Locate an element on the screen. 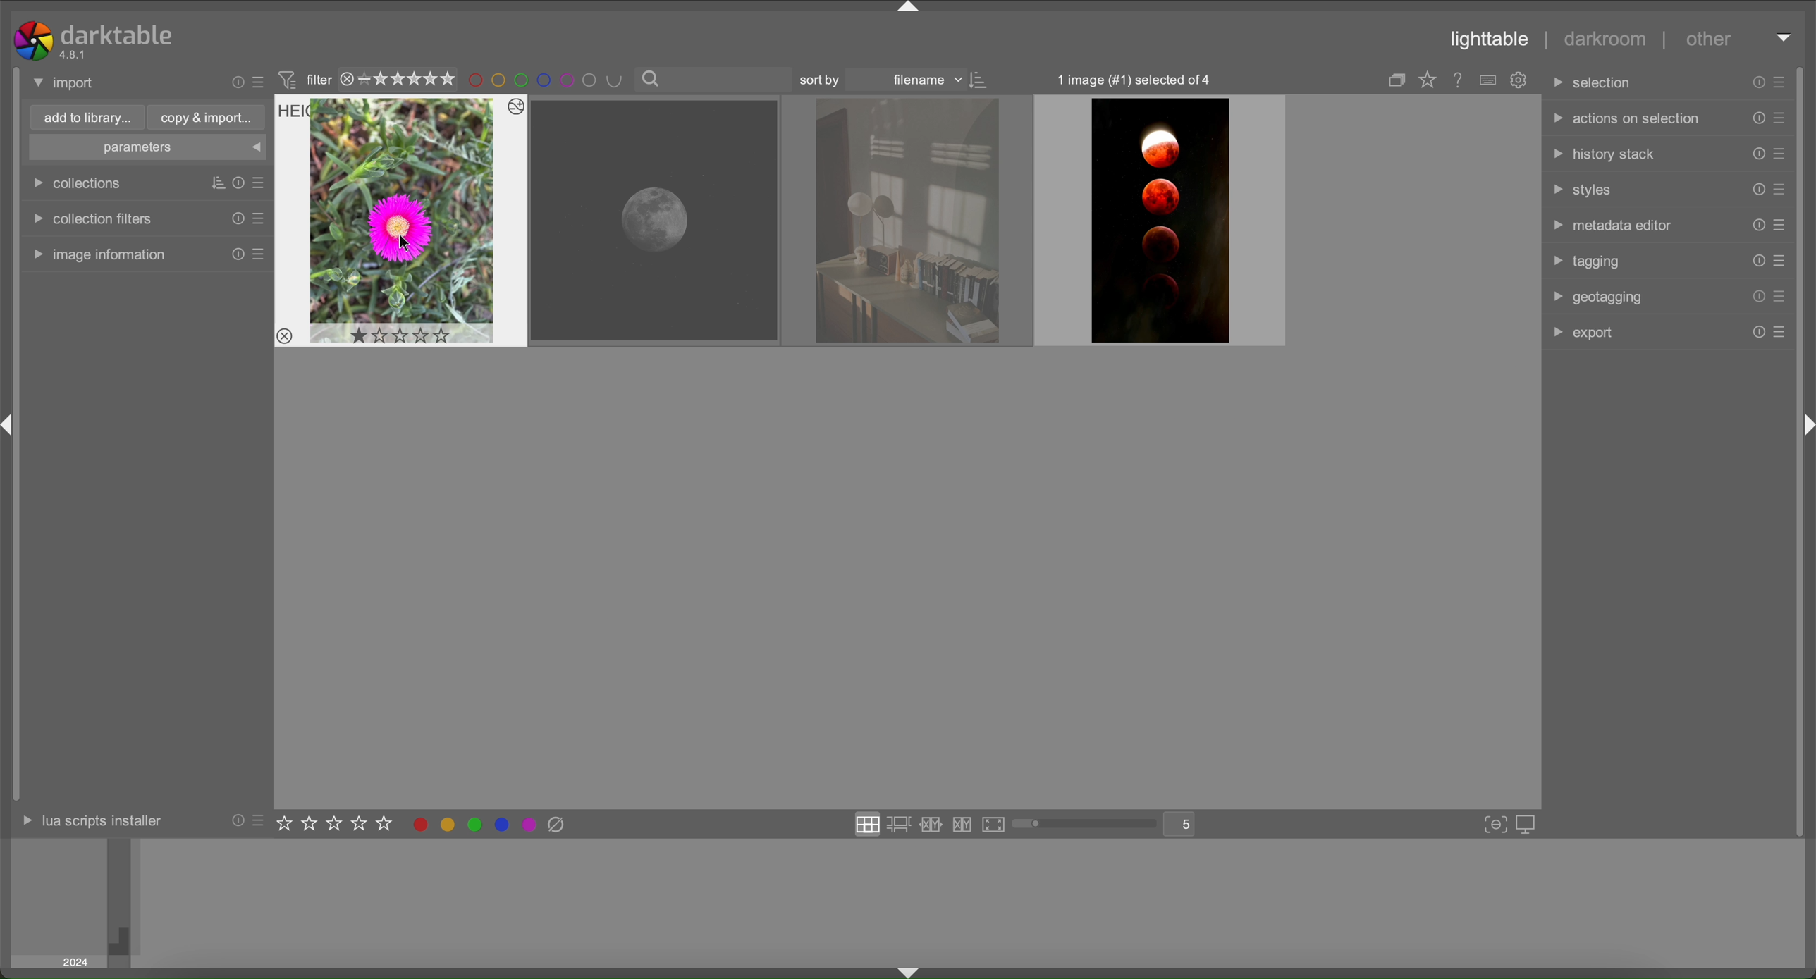 This screenshot has width=1816, height=979. presets is located at coordinates (259, 254).